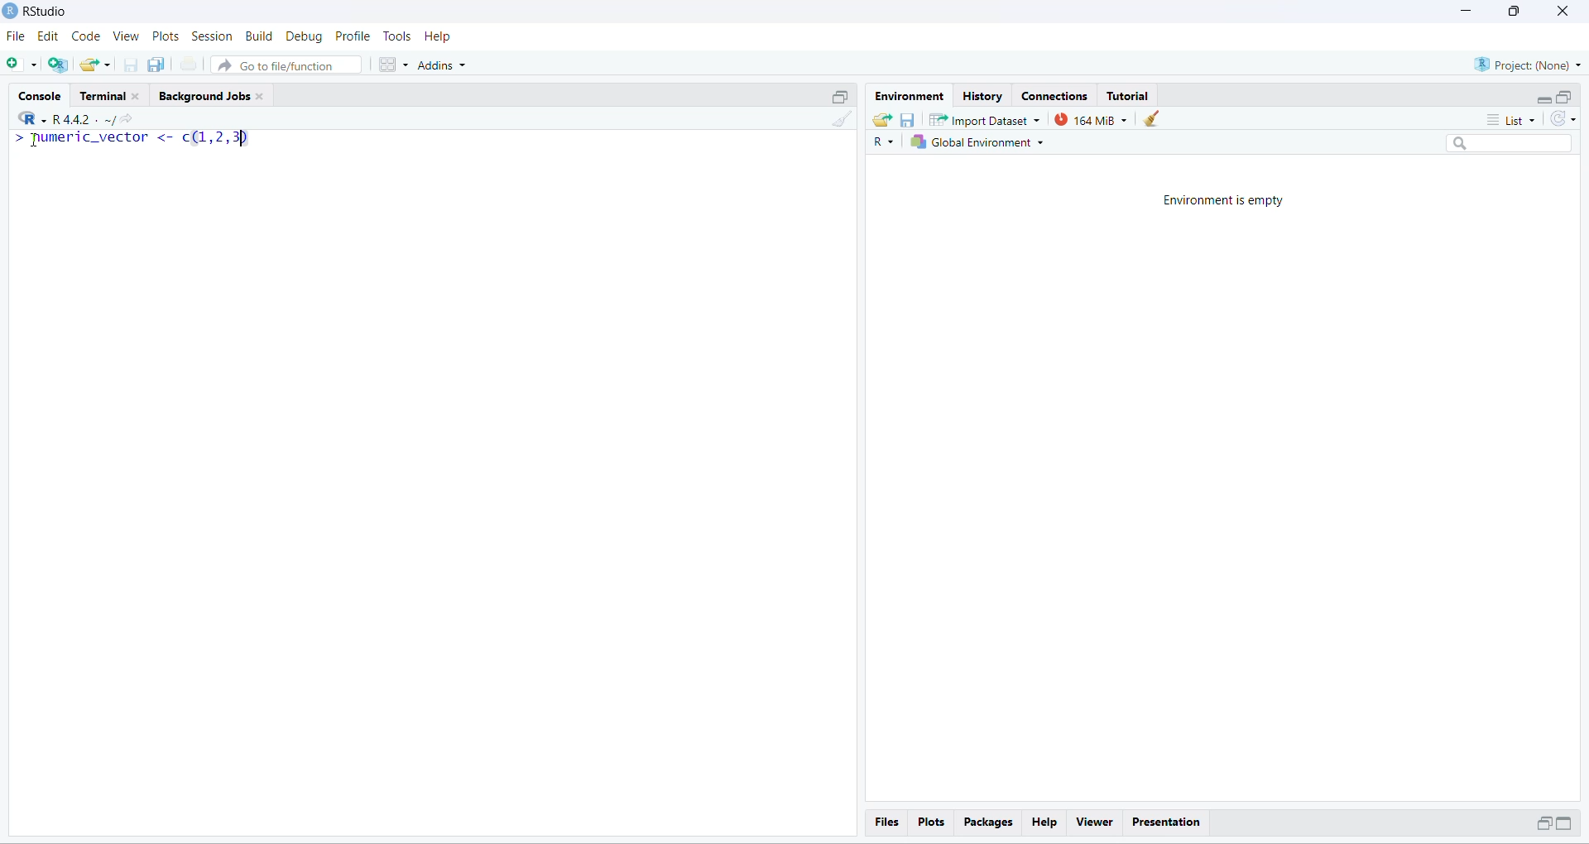 This screenshot has height=844, width=1589. Describe the element at coordinates (845, 120) in the screenshot. I see `clear console` at that location.